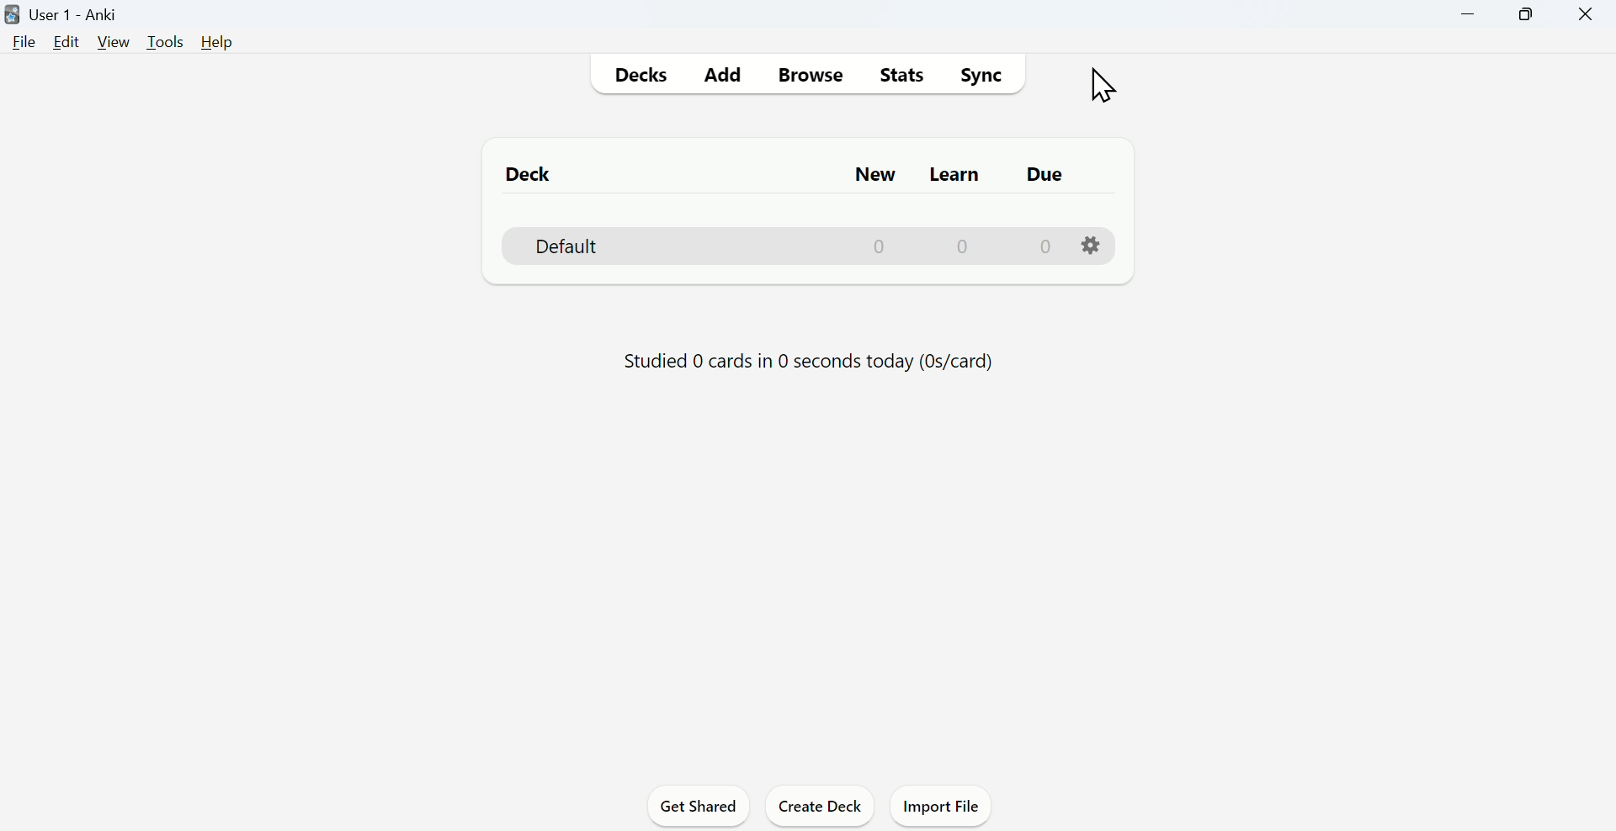  Describe the element at coordinates (1049, 177) in the screenshot. I see `Due` at that location.